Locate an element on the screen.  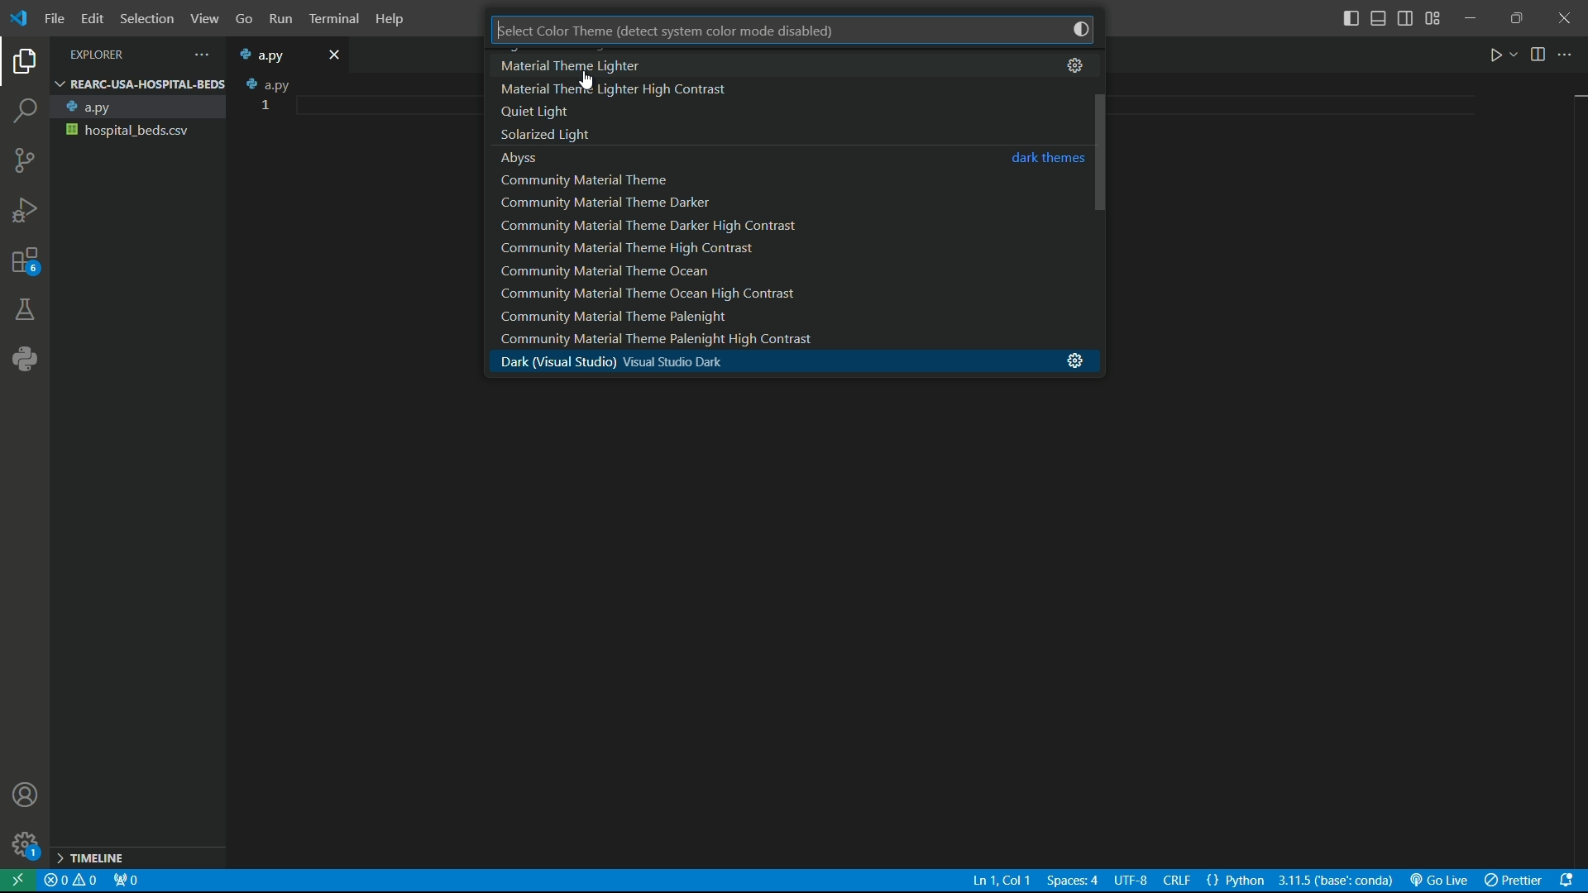
Quiet Light is located at coordinates (545, 112).